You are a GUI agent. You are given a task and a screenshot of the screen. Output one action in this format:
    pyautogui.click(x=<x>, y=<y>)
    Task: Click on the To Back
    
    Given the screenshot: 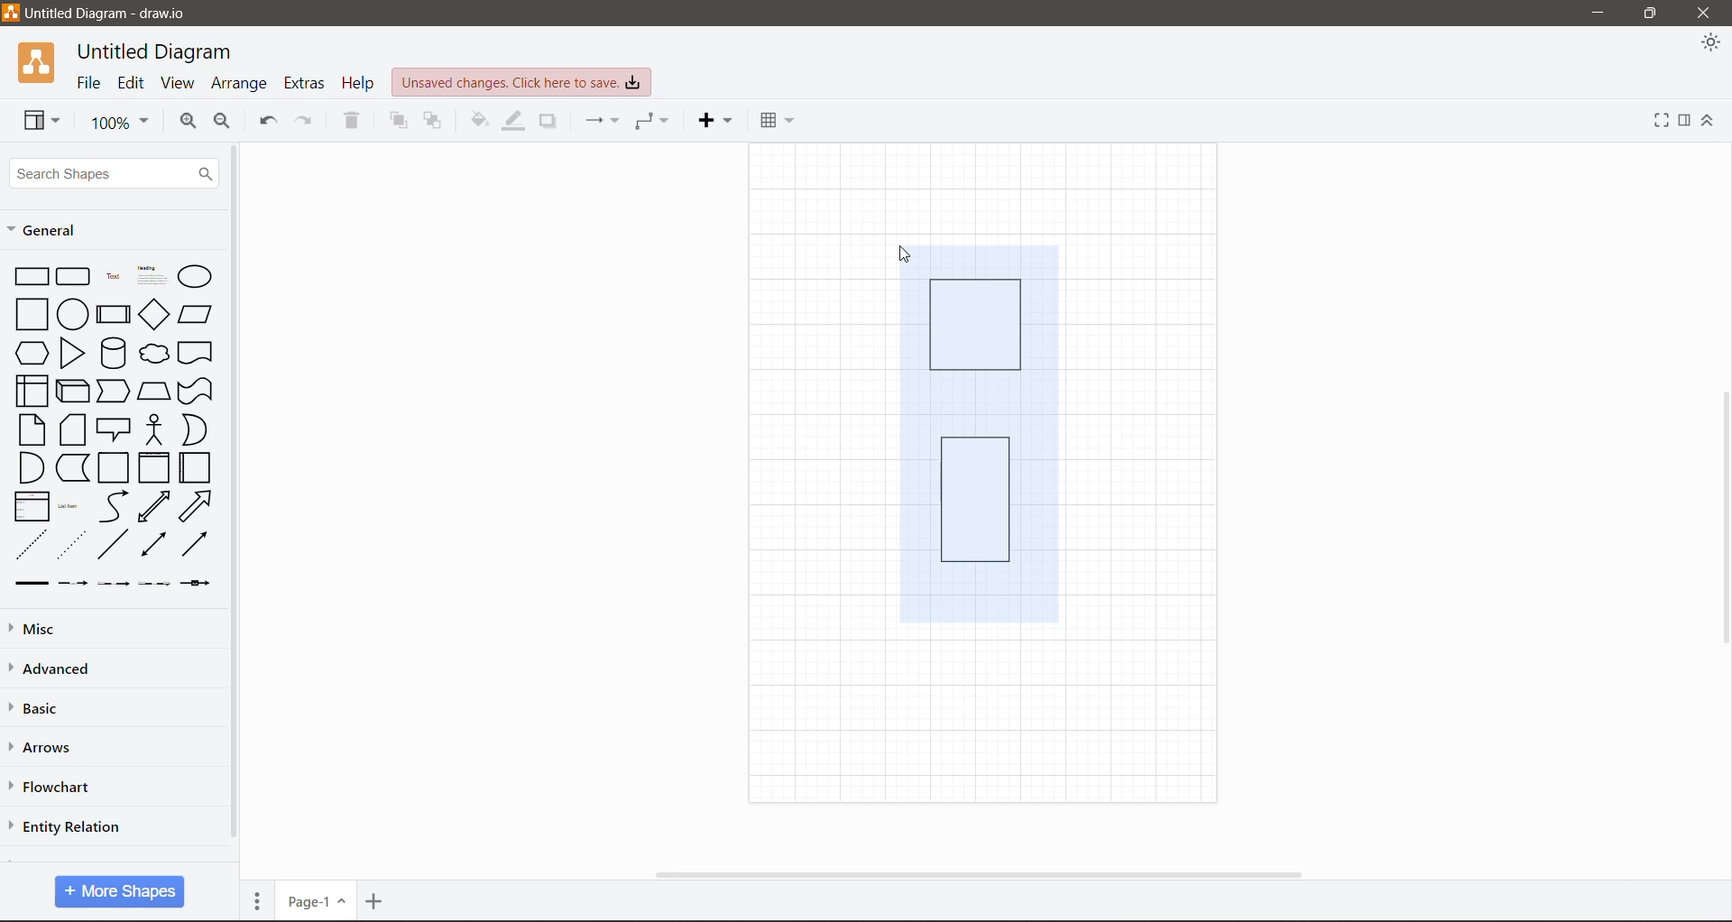 What is the action you would take?
    pyautogui.click(x=431, y=122)
    